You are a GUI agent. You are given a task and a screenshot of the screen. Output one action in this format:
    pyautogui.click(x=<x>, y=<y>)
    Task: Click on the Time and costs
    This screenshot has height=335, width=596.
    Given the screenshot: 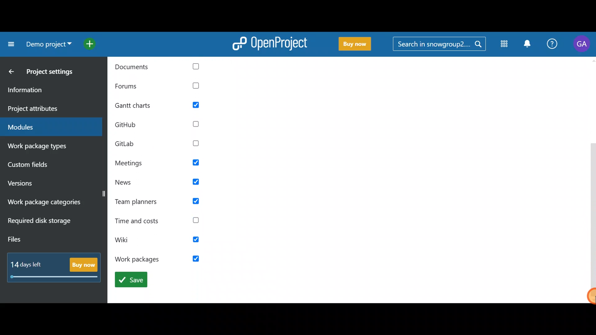 What is the action you would take?
    pyautogui.click(x=160, y=220)
    